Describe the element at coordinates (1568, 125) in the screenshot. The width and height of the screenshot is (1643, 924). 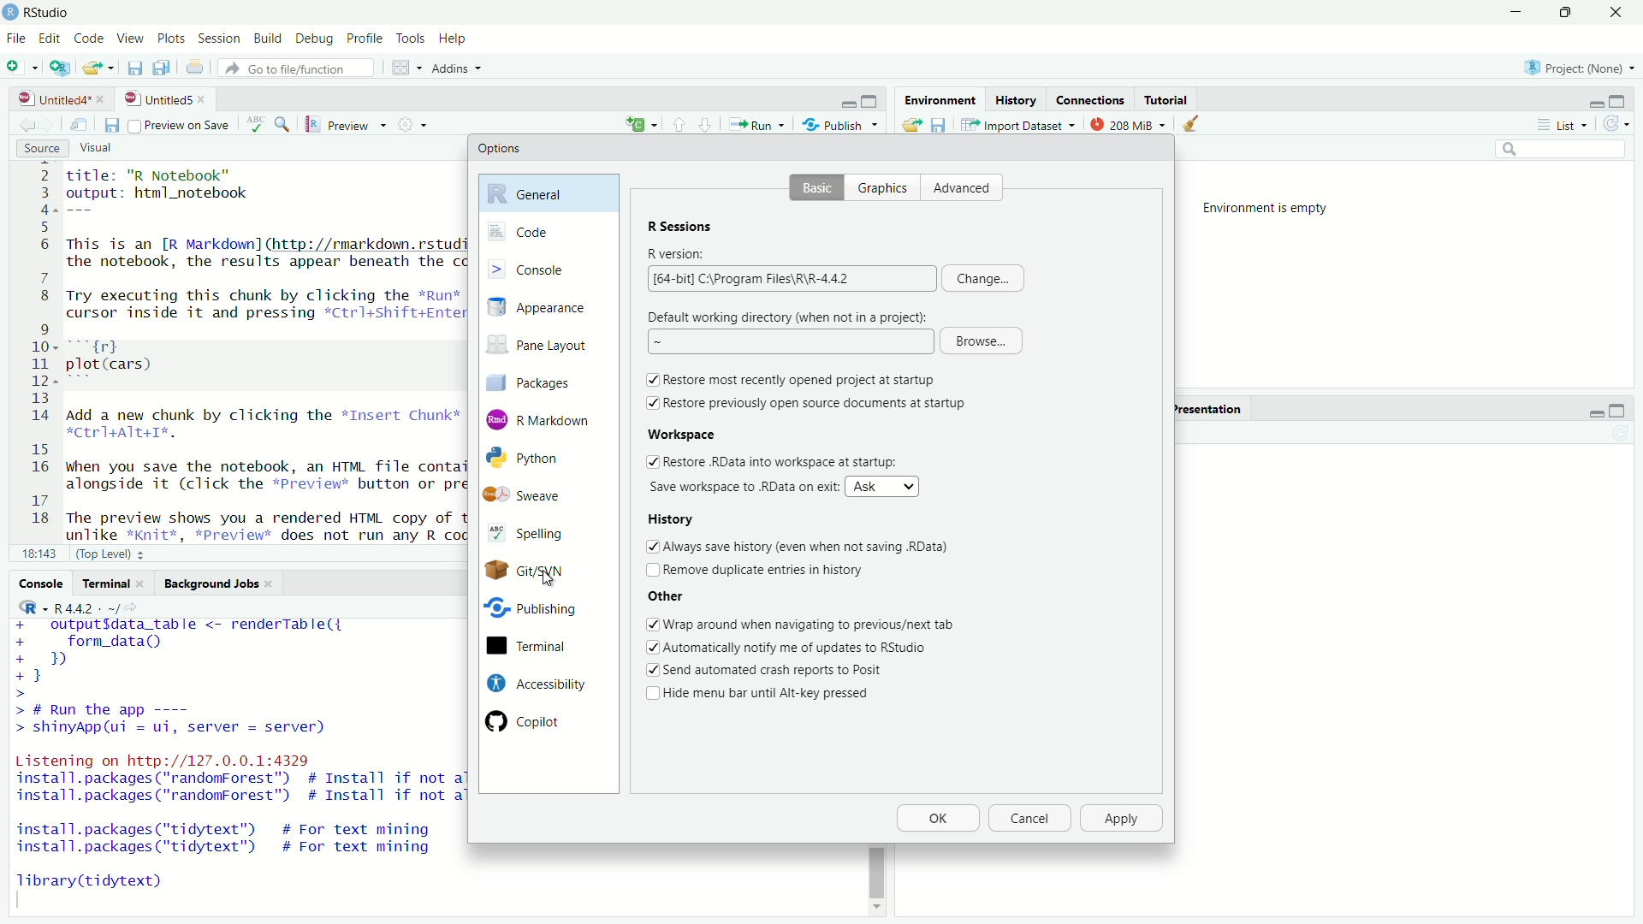
I see `List` at that location.